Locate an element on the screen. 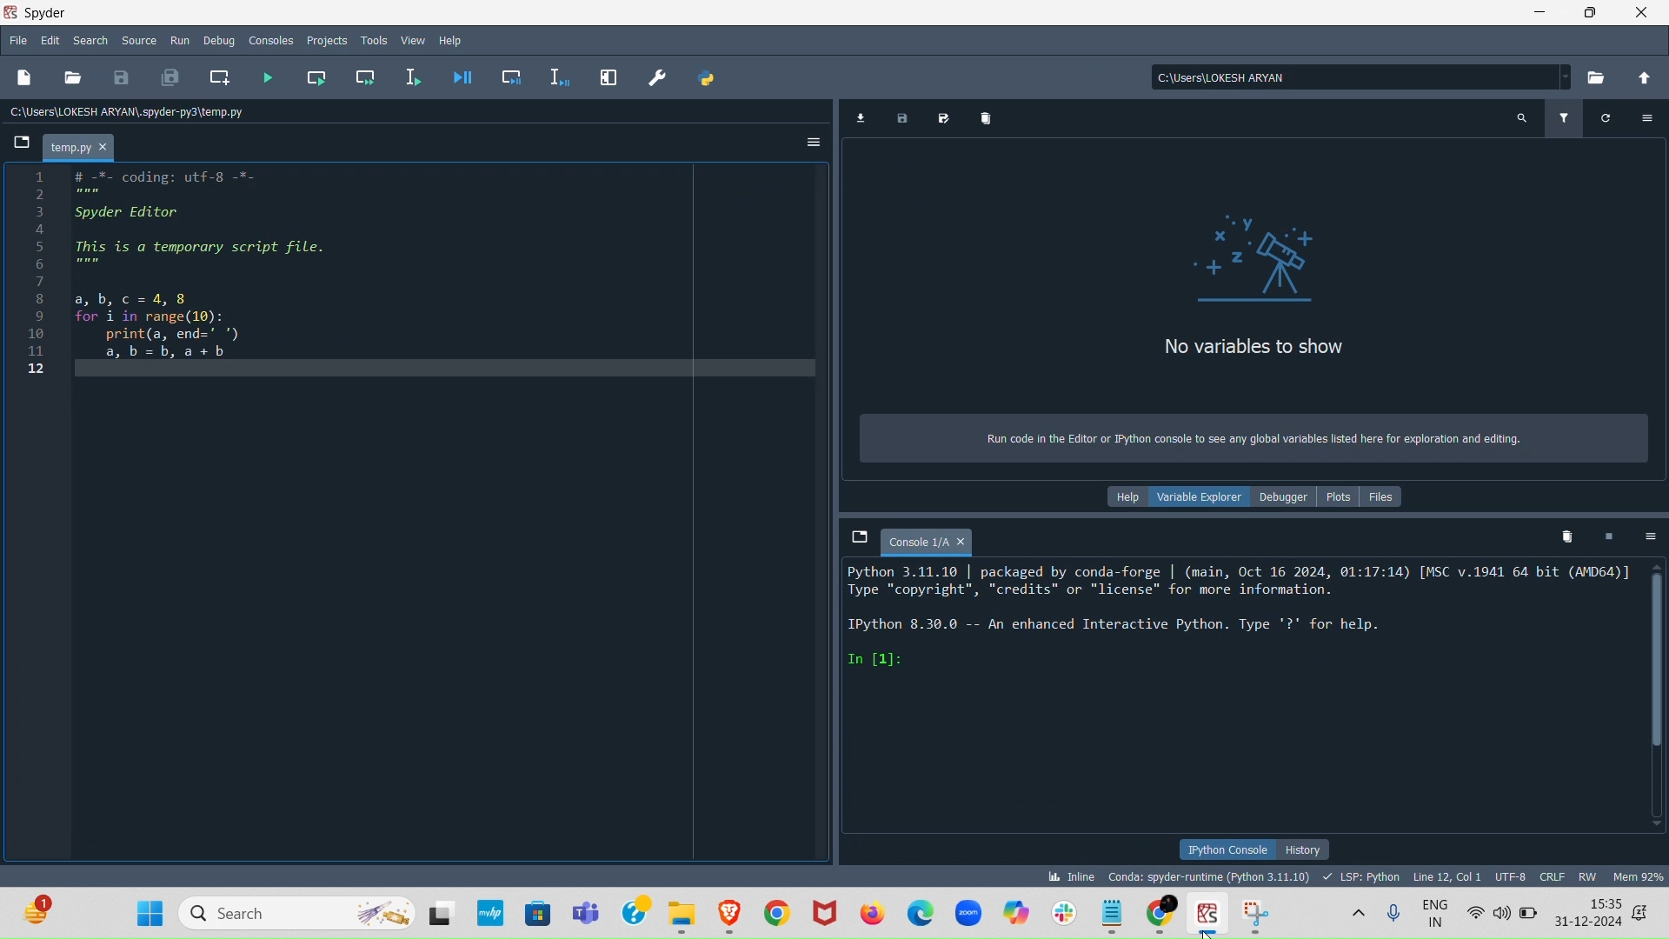  Browse a working directory is located at coordinates (1597, 77).